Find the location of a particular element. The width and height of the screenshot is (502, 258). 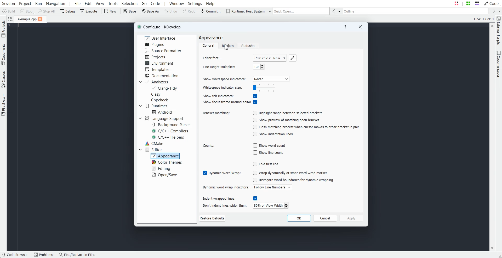

Cppcheck is located at coordinates (159, 100).